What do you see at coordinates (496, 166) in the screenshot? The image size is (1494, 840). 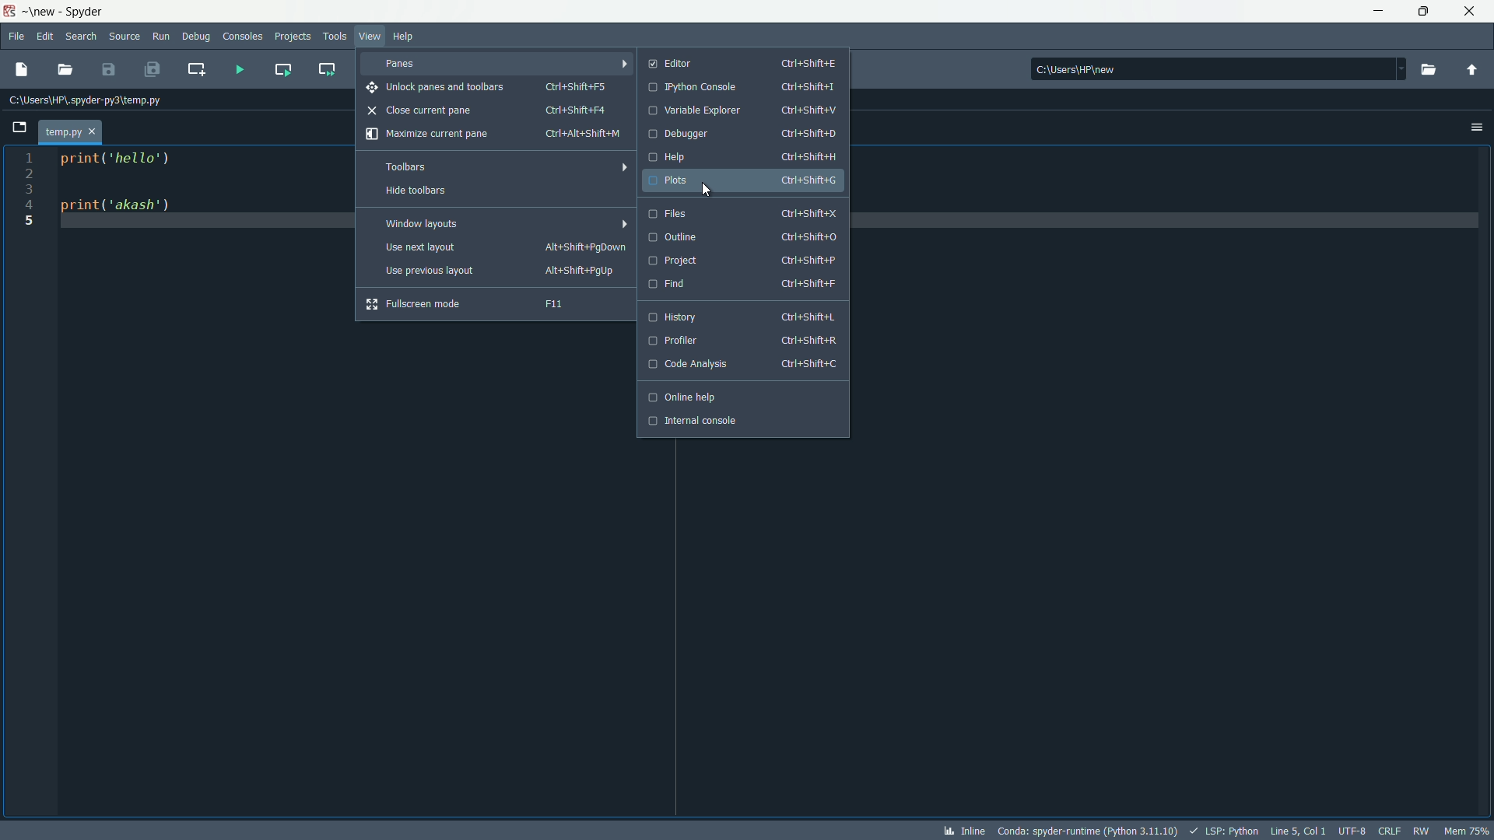 I see `toolbars` at bounding box center [496, 166].